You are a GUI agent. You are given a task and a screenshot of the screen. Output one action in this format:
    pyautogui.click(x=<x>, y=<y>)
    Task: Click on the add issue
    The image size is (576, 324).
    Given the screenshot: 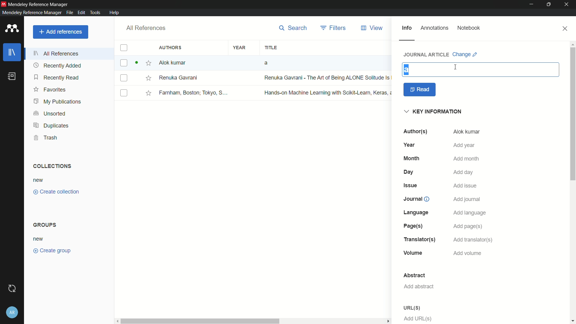 What is the action you would take?
    pyautogui.click(x=465, y=186)
    